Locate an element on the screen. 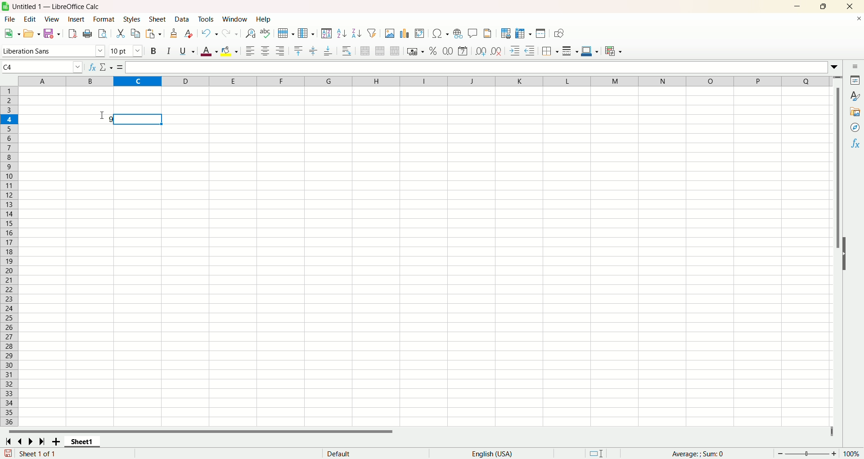 Image resolution: width=864 pixels, height=459 pixels. cut is located at coordinates (120, 32).